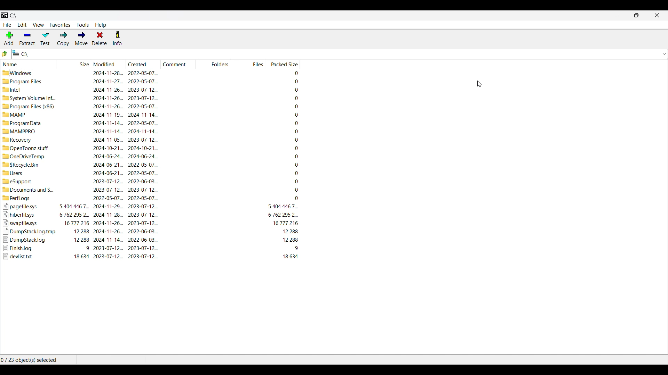  I want to click on Cursor position unchanged, so click(479, 84).